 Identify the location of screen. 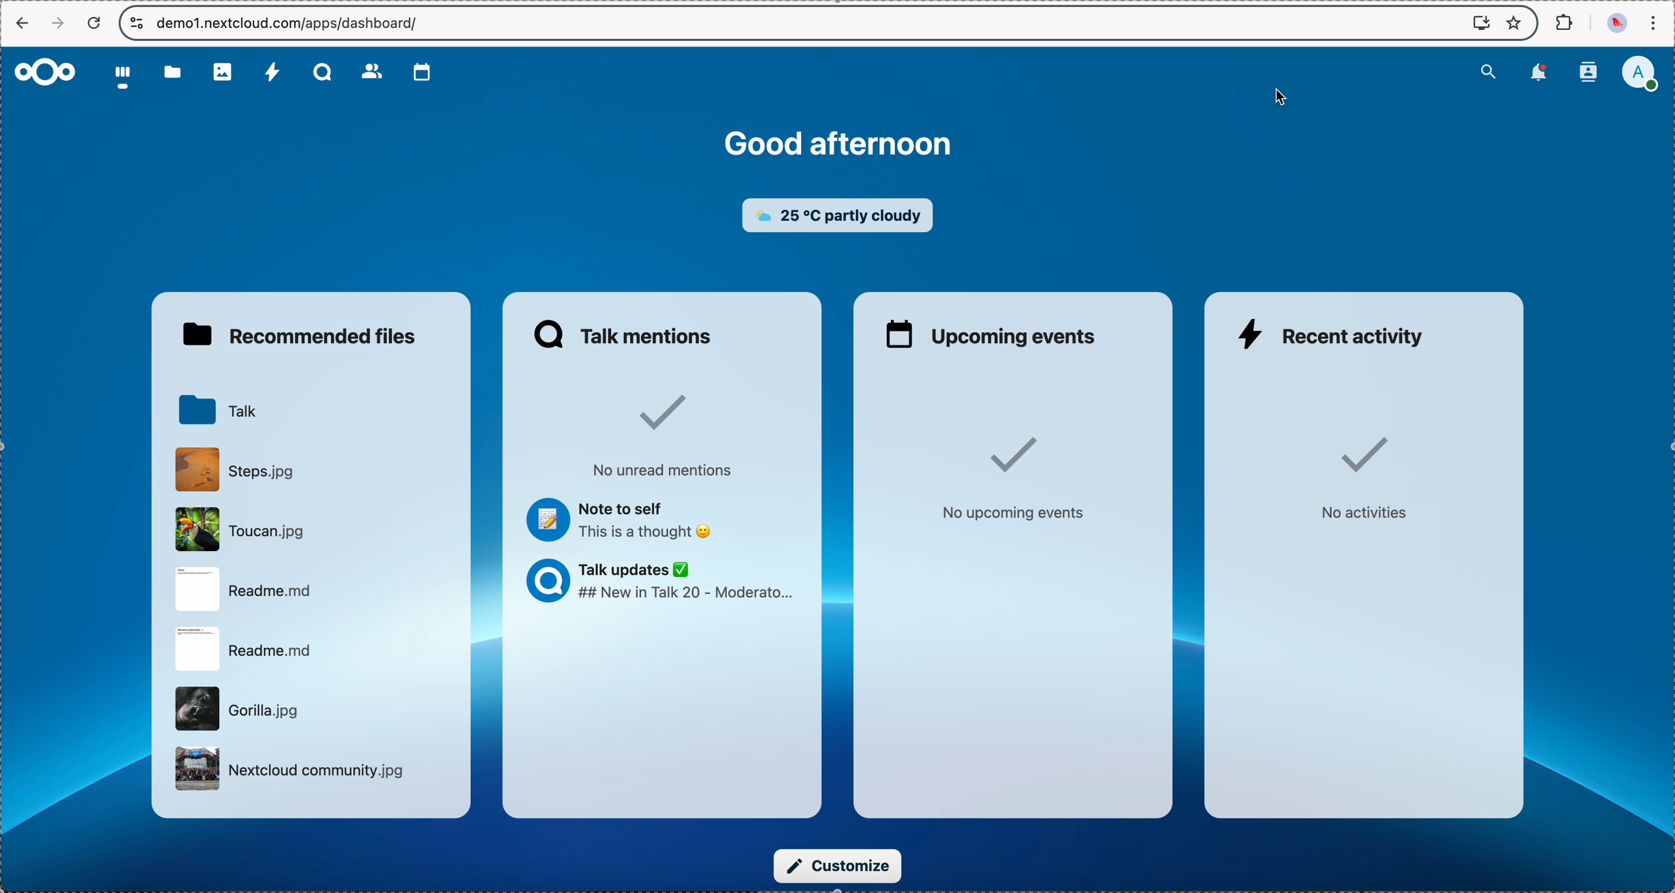
(1481, 23).